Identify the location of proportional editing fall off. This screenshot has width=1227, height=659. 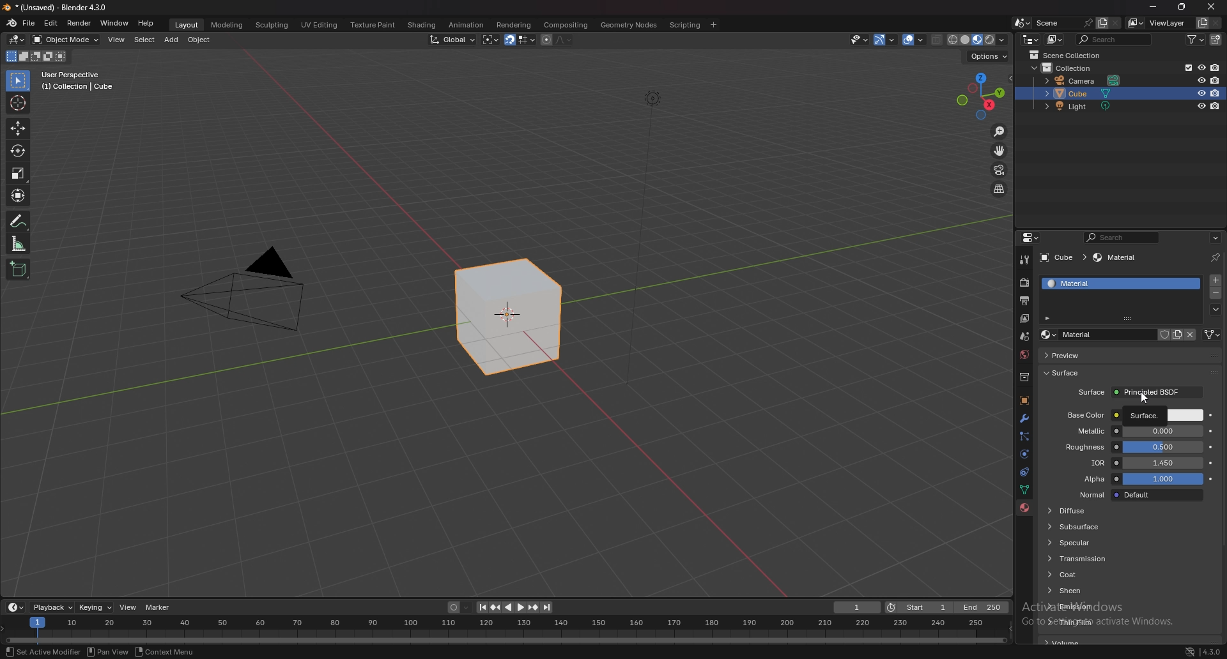
(561, 39).